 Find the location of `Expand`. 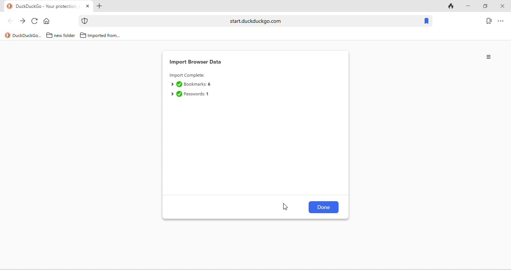

Expand is located at coordinates (172, 94).